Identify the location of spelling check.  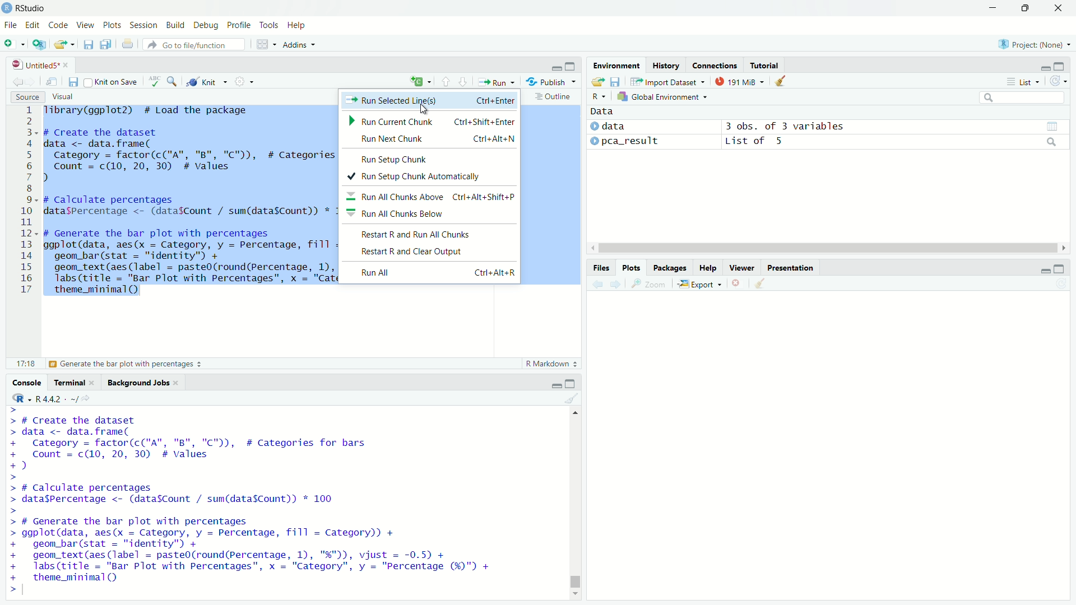
(155, 81).